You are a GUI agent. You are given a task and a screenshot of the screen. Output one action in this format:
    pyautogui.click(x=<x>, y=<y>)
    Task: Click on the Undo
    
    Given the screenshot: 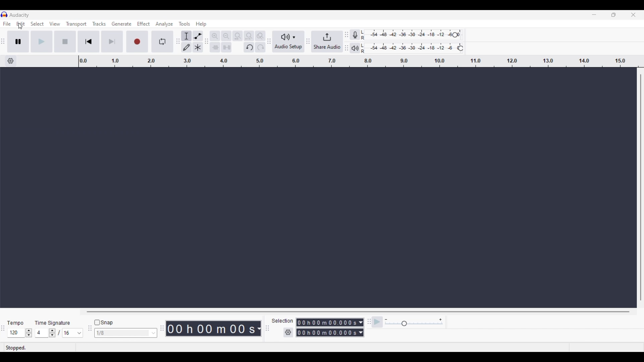 What is the action you would take?
    pyautogui.click(x=249, y=47)
    